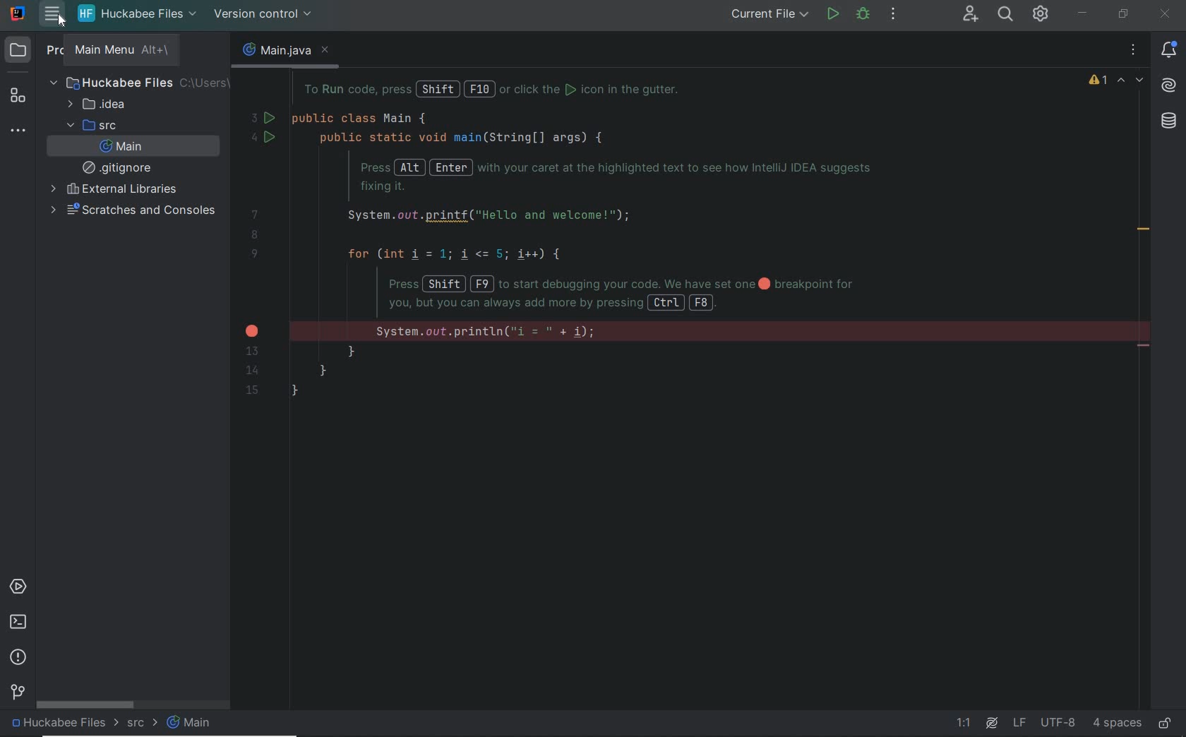  I want to click on services, so click(19, 586).